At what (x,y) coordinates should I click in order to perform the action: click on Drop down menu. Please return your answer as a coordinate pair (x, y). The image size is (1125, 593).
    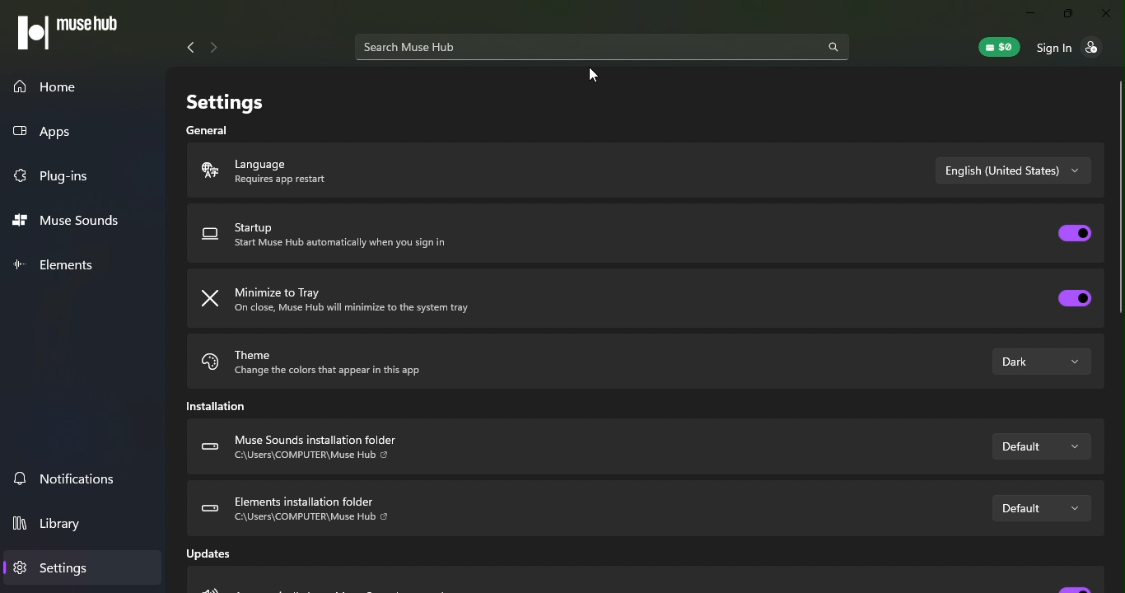
    Looking at the image, I should click on (1039, 507).